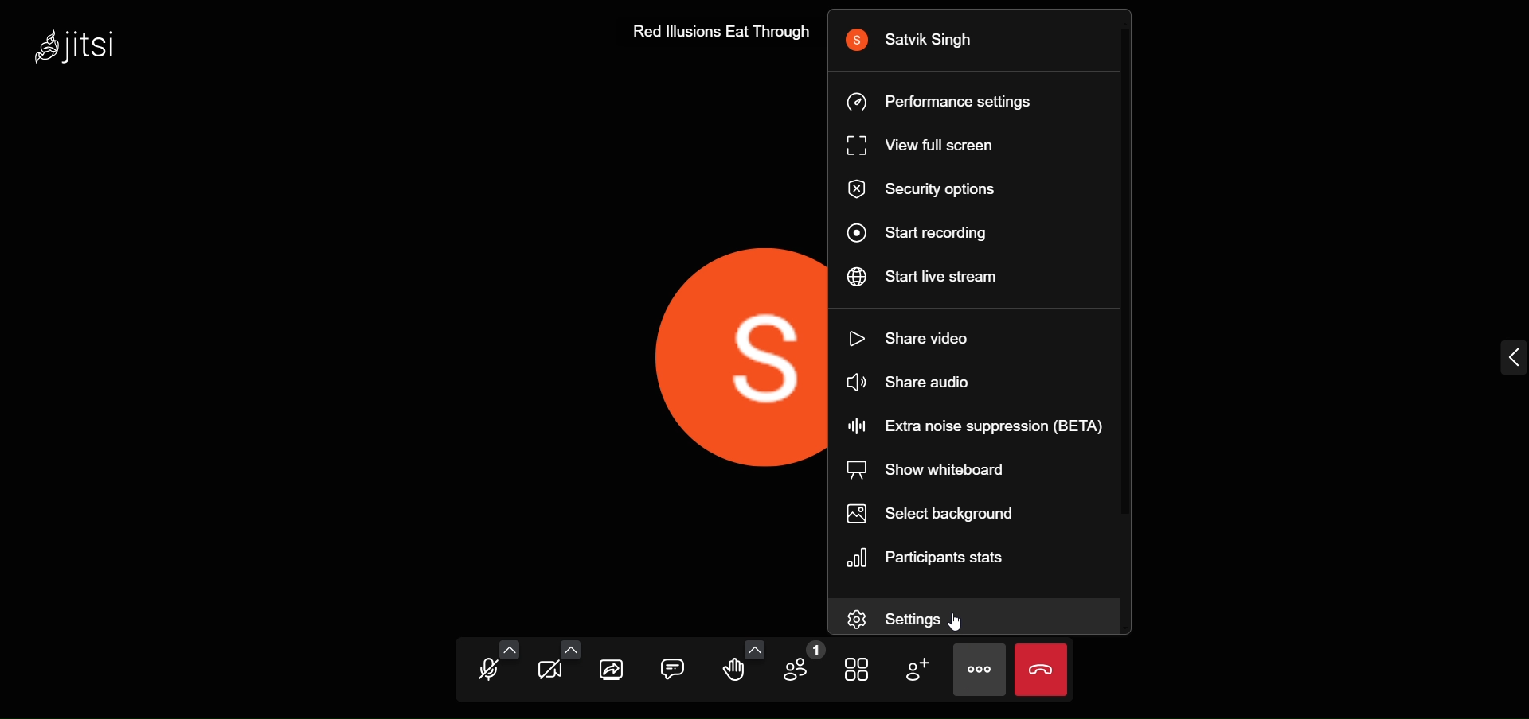 This screenshot has width=1529, height=719. Describe the element at coordinates (854, 670) in the screenshot. I see `tile view` at that location.